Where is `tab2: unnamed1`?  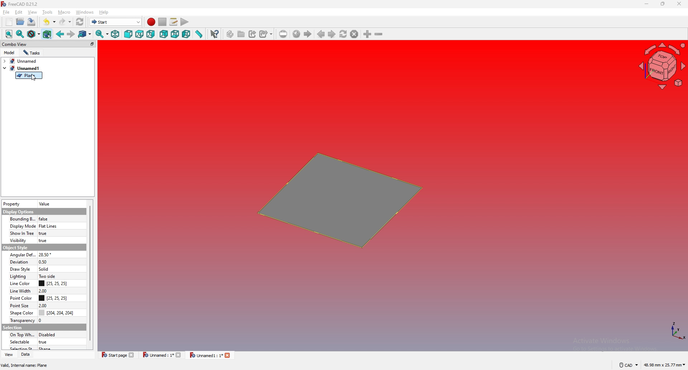 tab2: unnamed1 is located at coordinates (21, 68).